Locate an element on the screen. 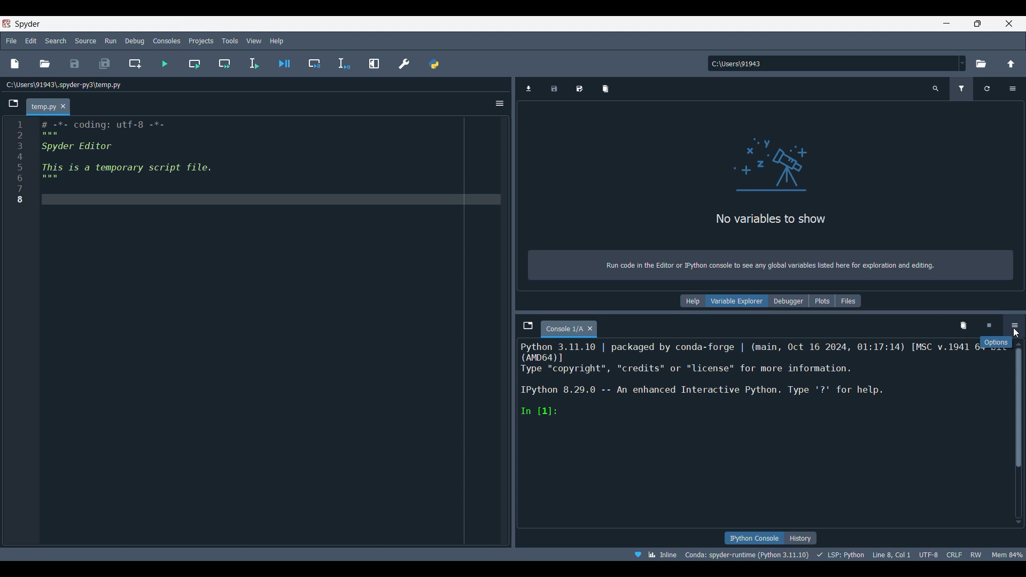 The height and width of the screenshot is (577, 1026). Vertical slide bar is located at coordinates (1019, 433).